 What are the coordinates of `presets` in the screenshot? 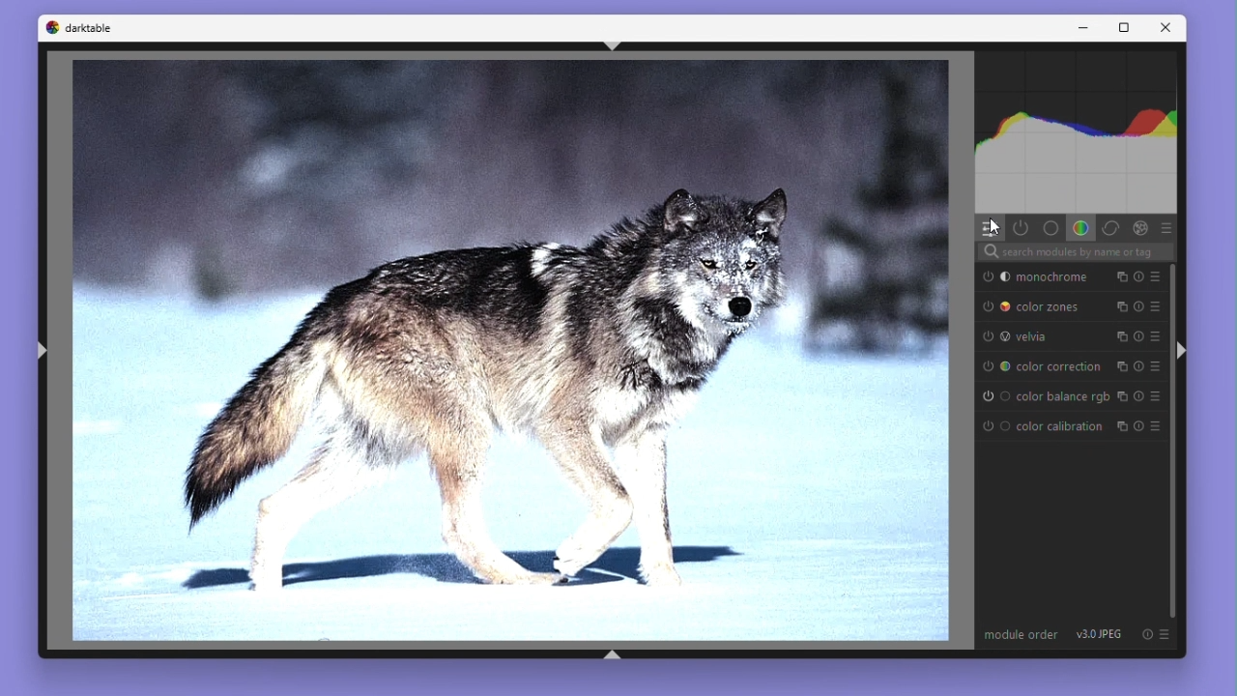 It's located at (1158, 336).